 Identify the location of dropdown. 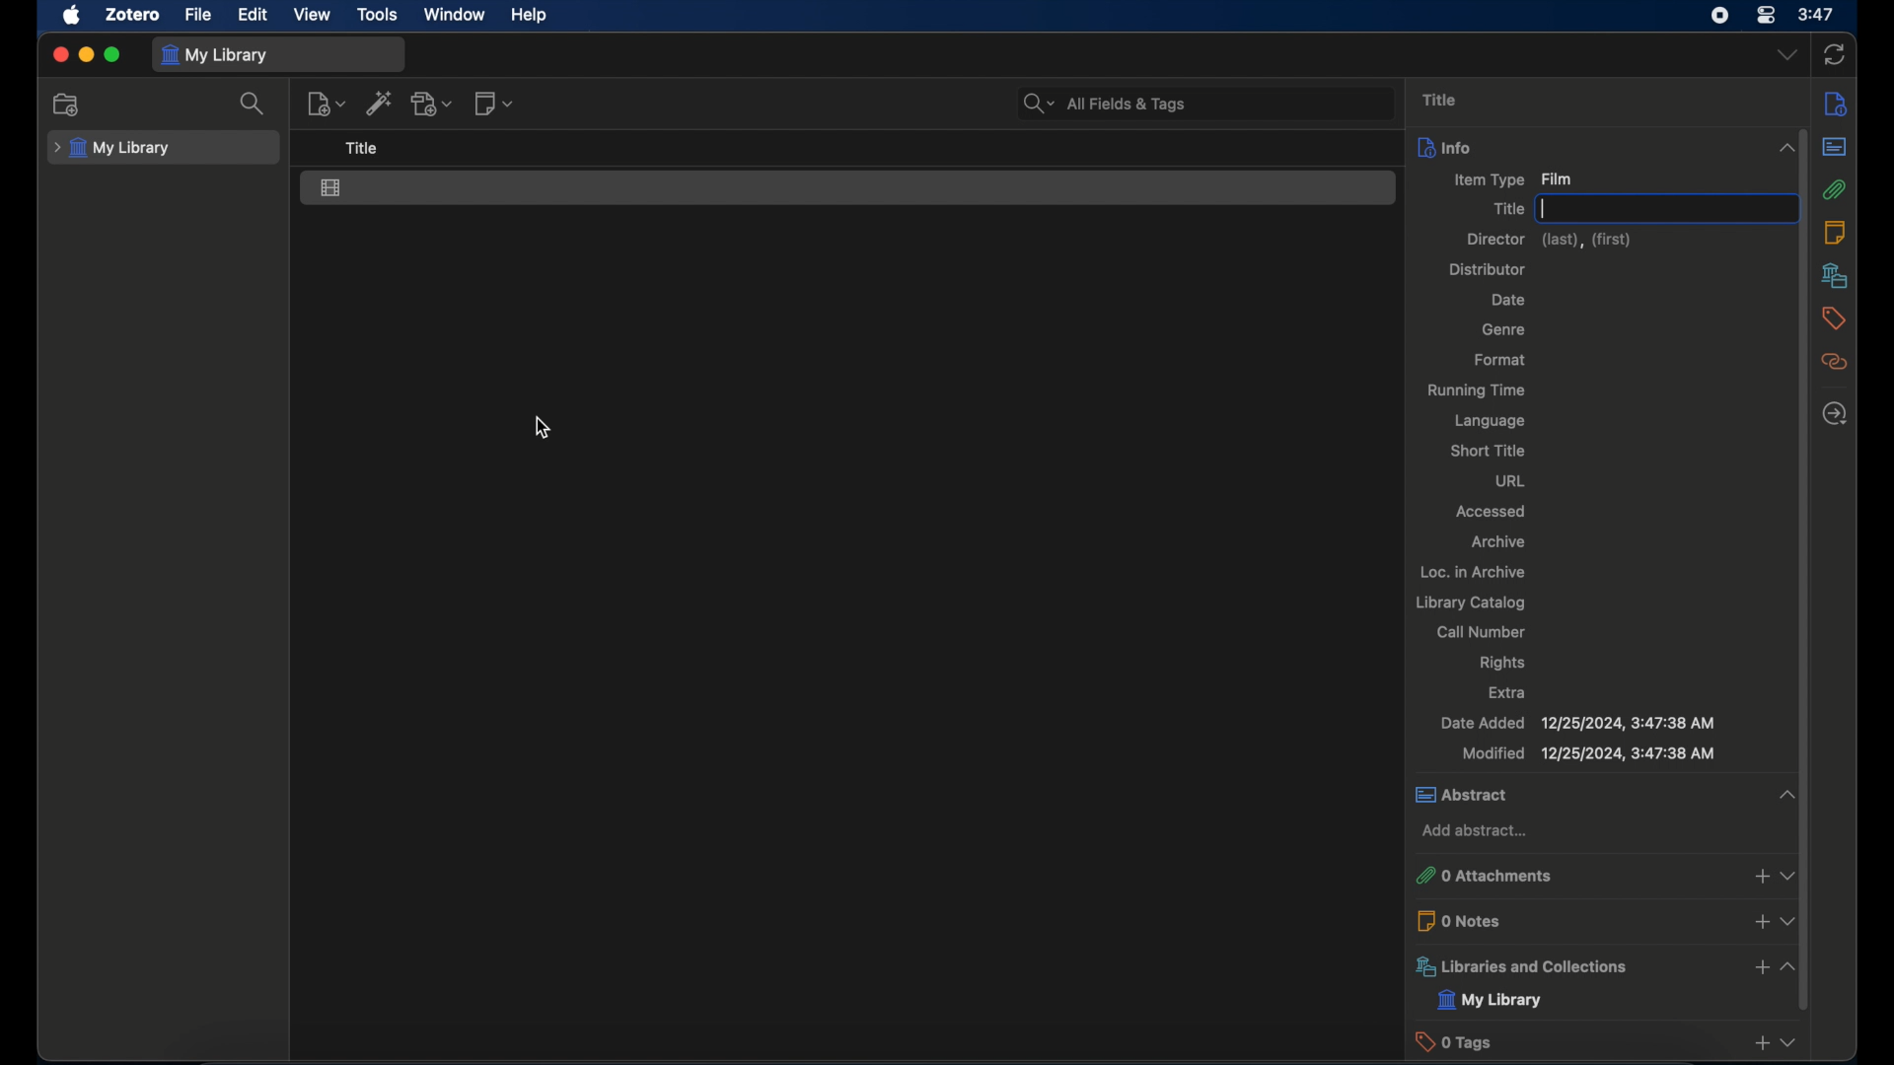
(1785, 56).